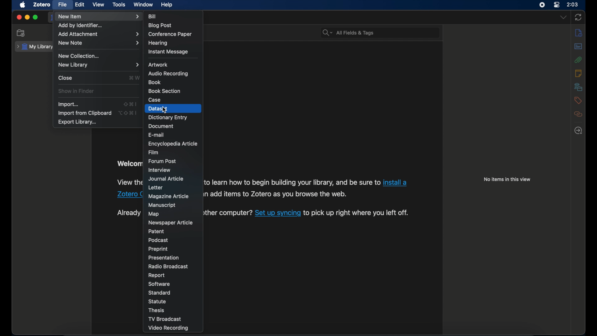 The width and height of the screenshot is (597, 336). Describe the element at coordinates (543, 5) in the screenshot. I see `screen recorder` at that location.